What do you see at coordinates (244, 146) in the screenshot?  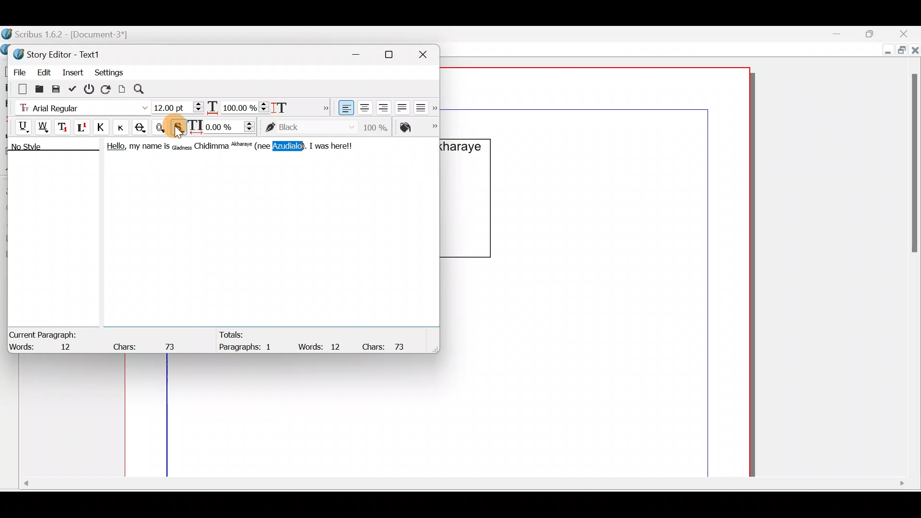 I see `Akharaye` at bounding box center [244, 146].